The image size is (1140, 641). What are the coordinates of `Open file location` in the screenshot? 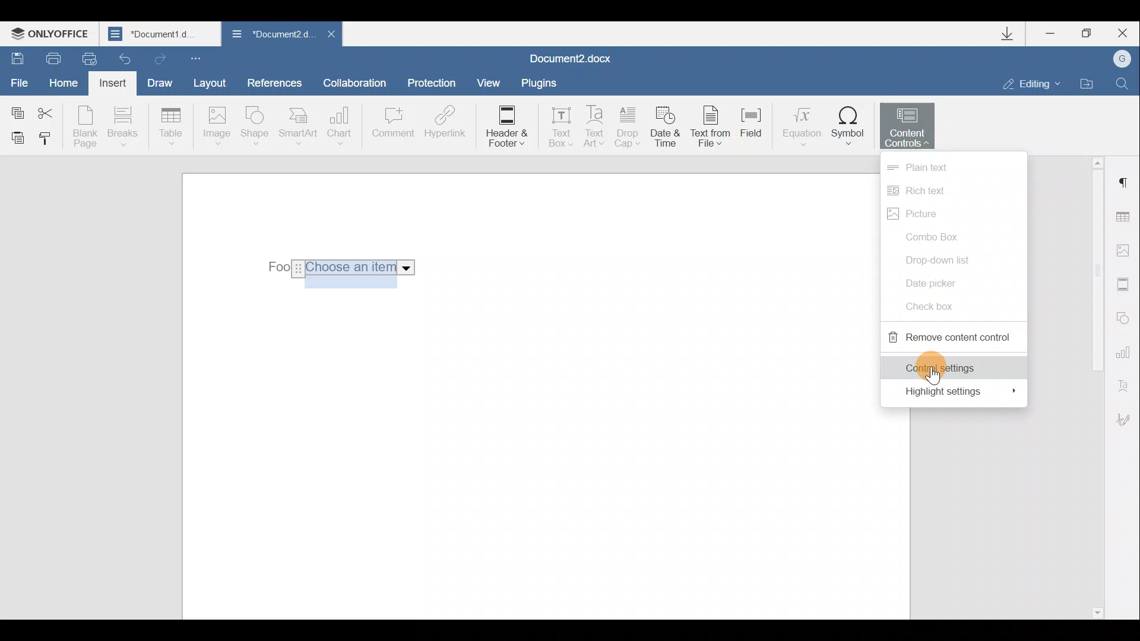 It's located at (1087, 82).